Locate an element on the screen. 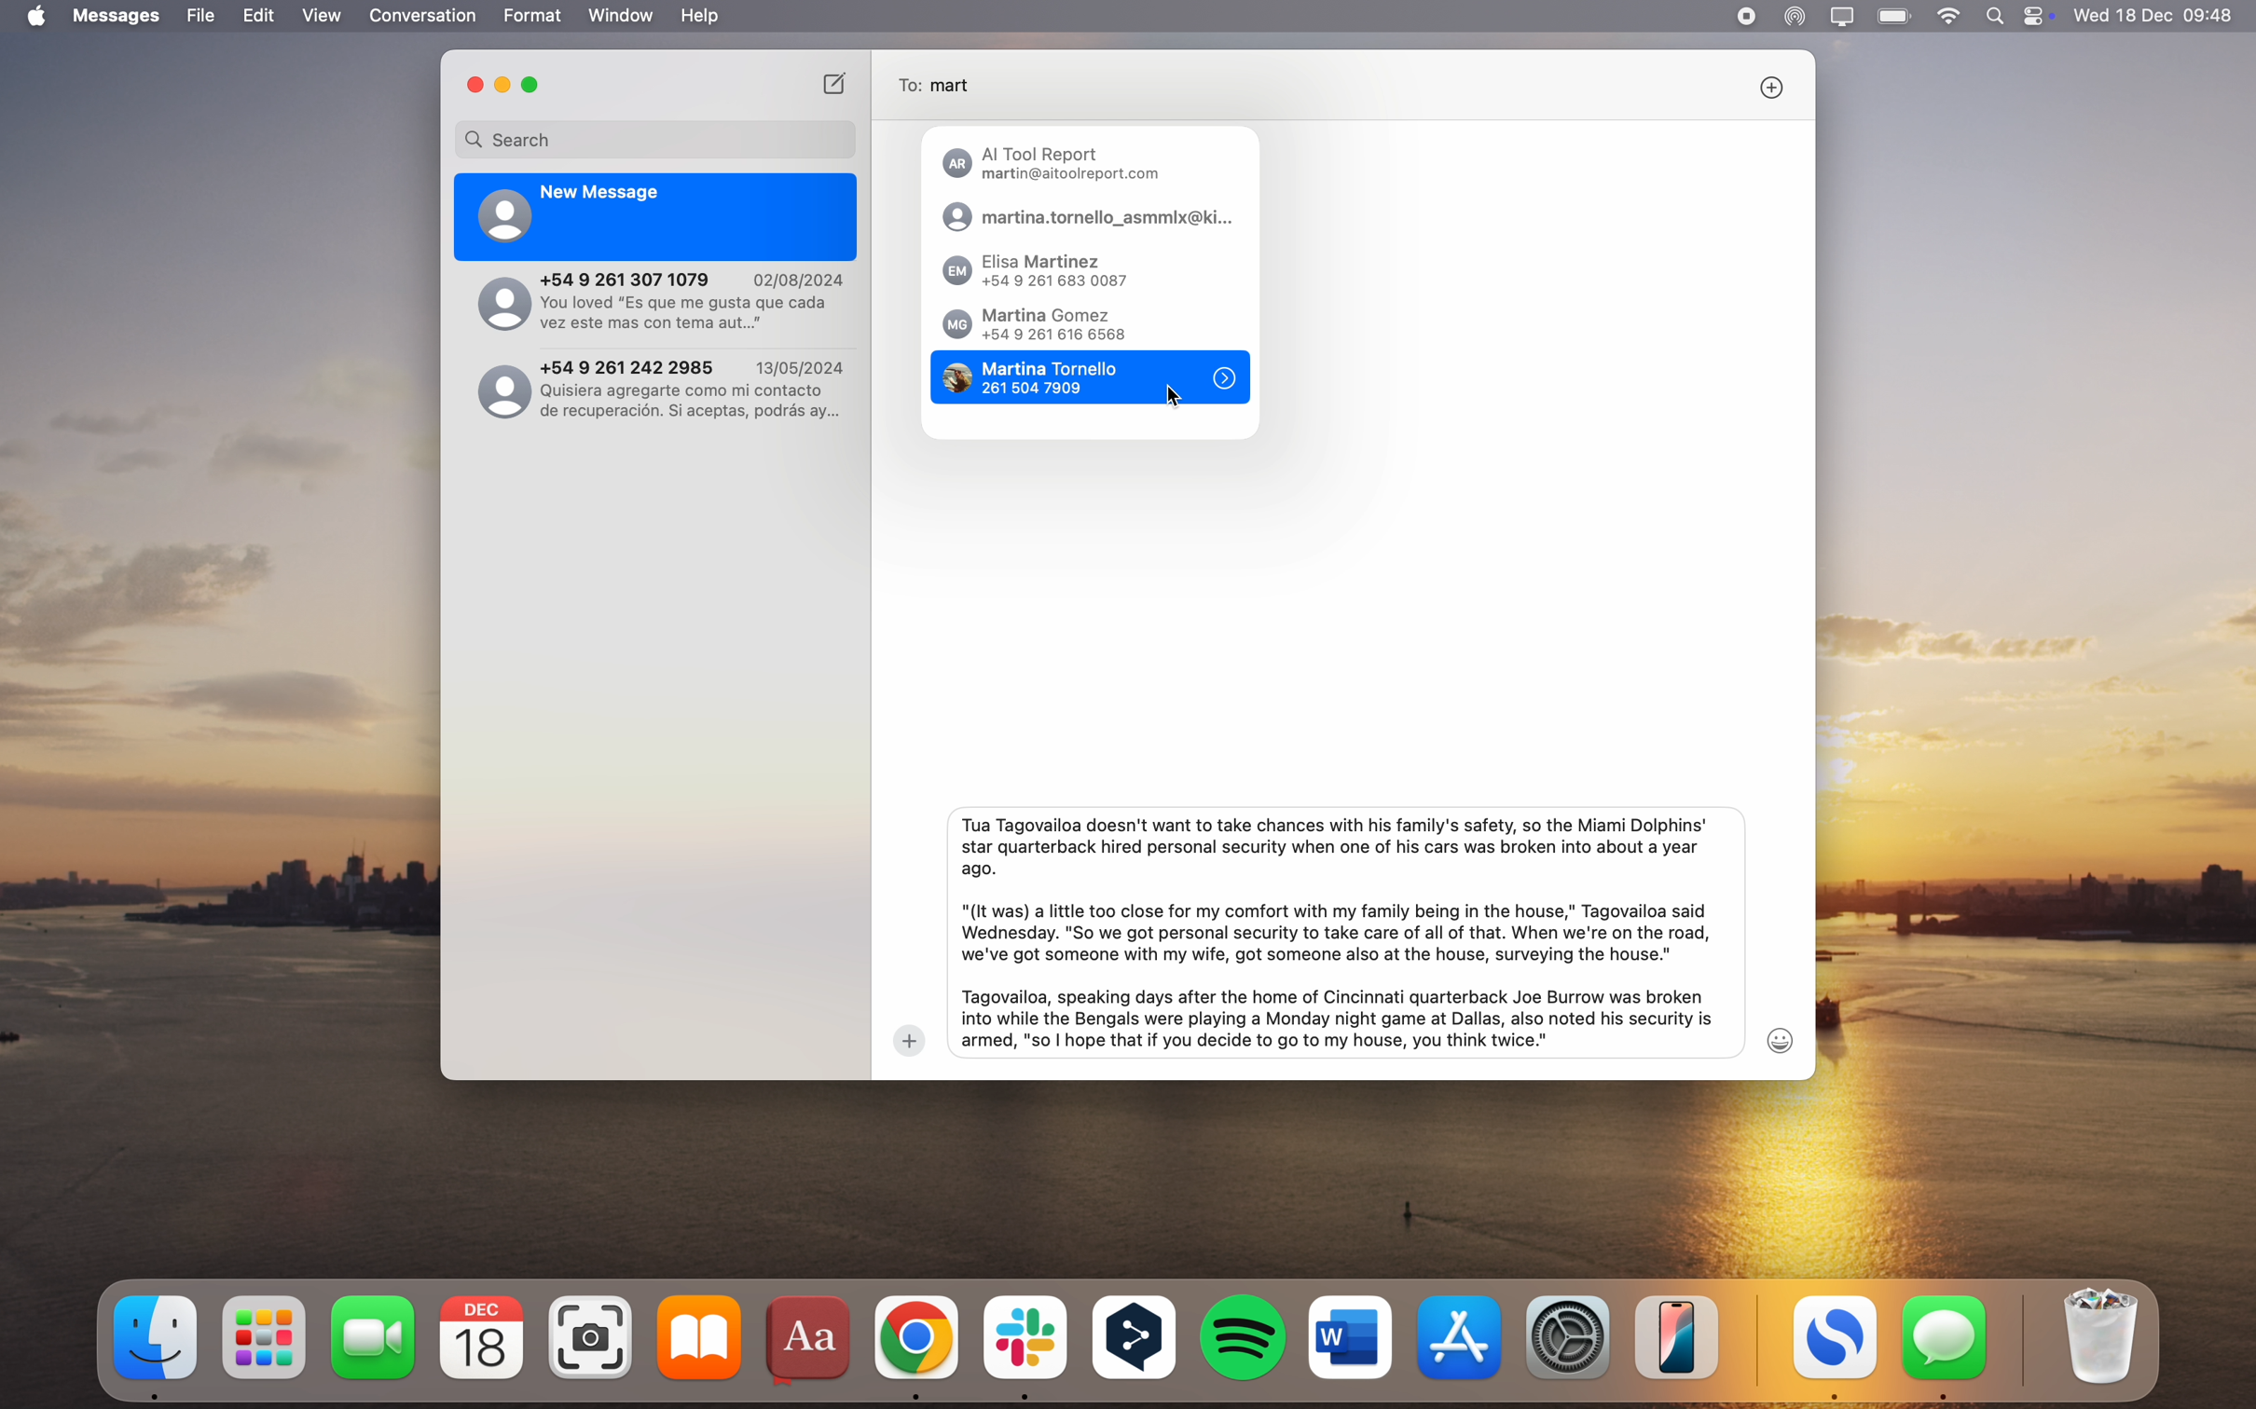 Image resolution: width=2256 pixels, height=1409 pixels. search bar is located at coordinates (655, 139).